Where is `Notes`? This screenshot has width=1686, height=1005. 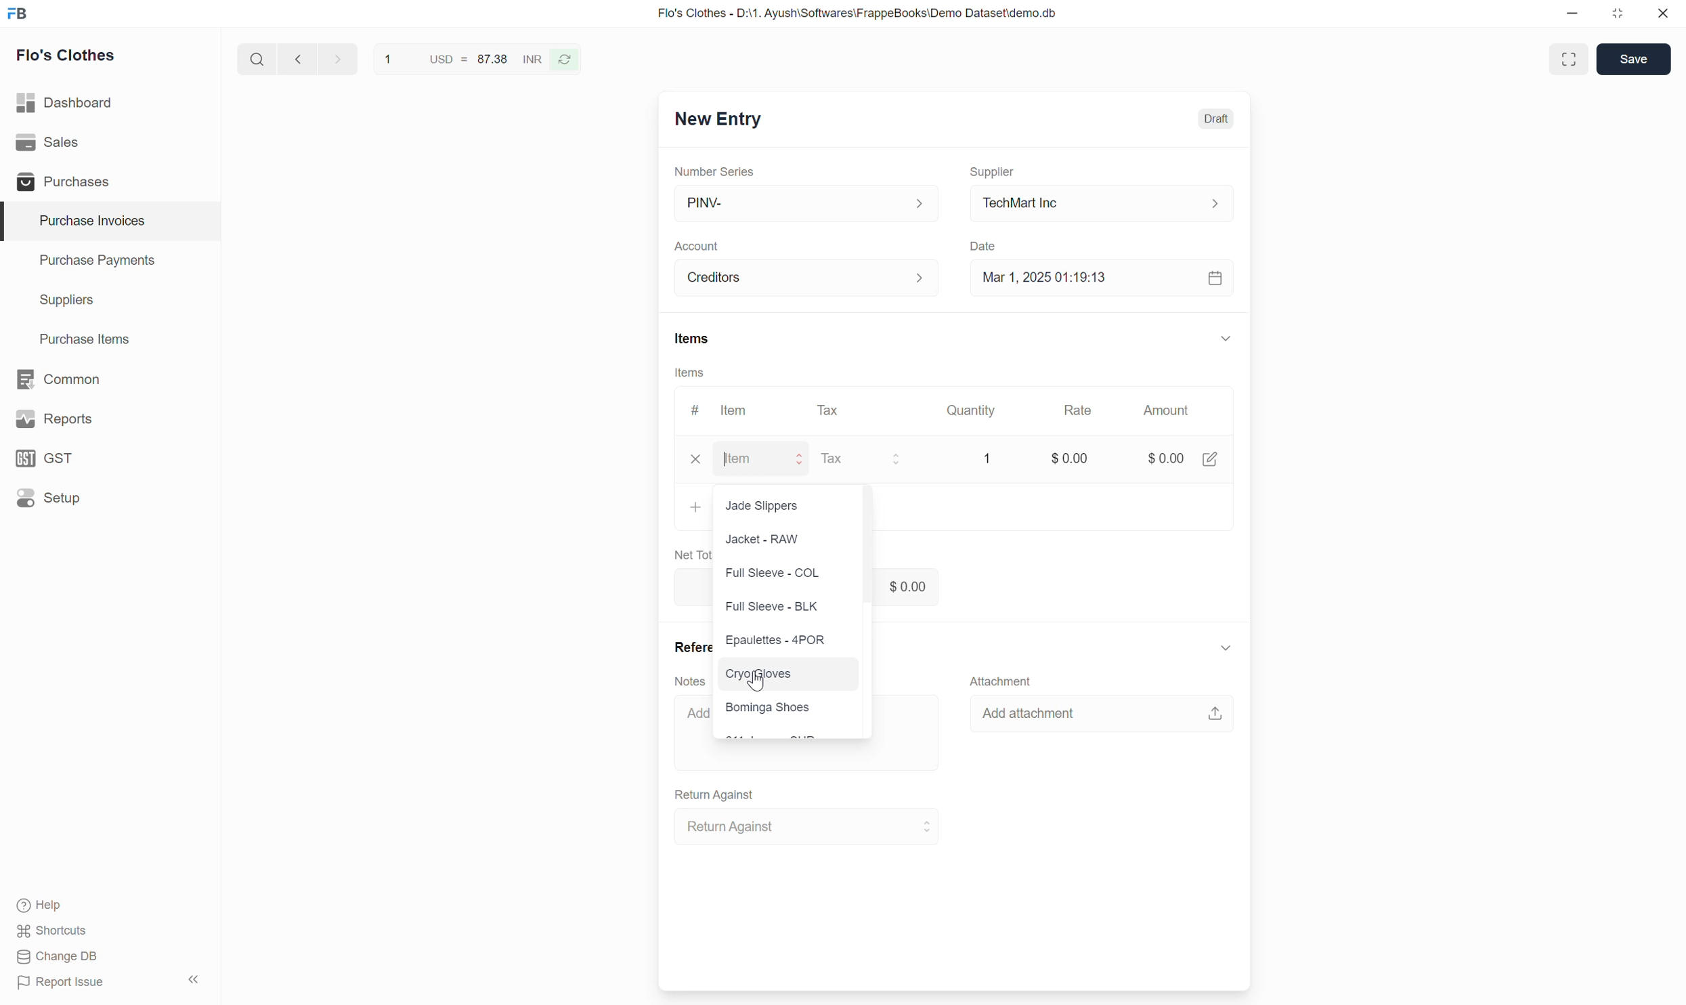 Notes is located at coordinates (688, 681).